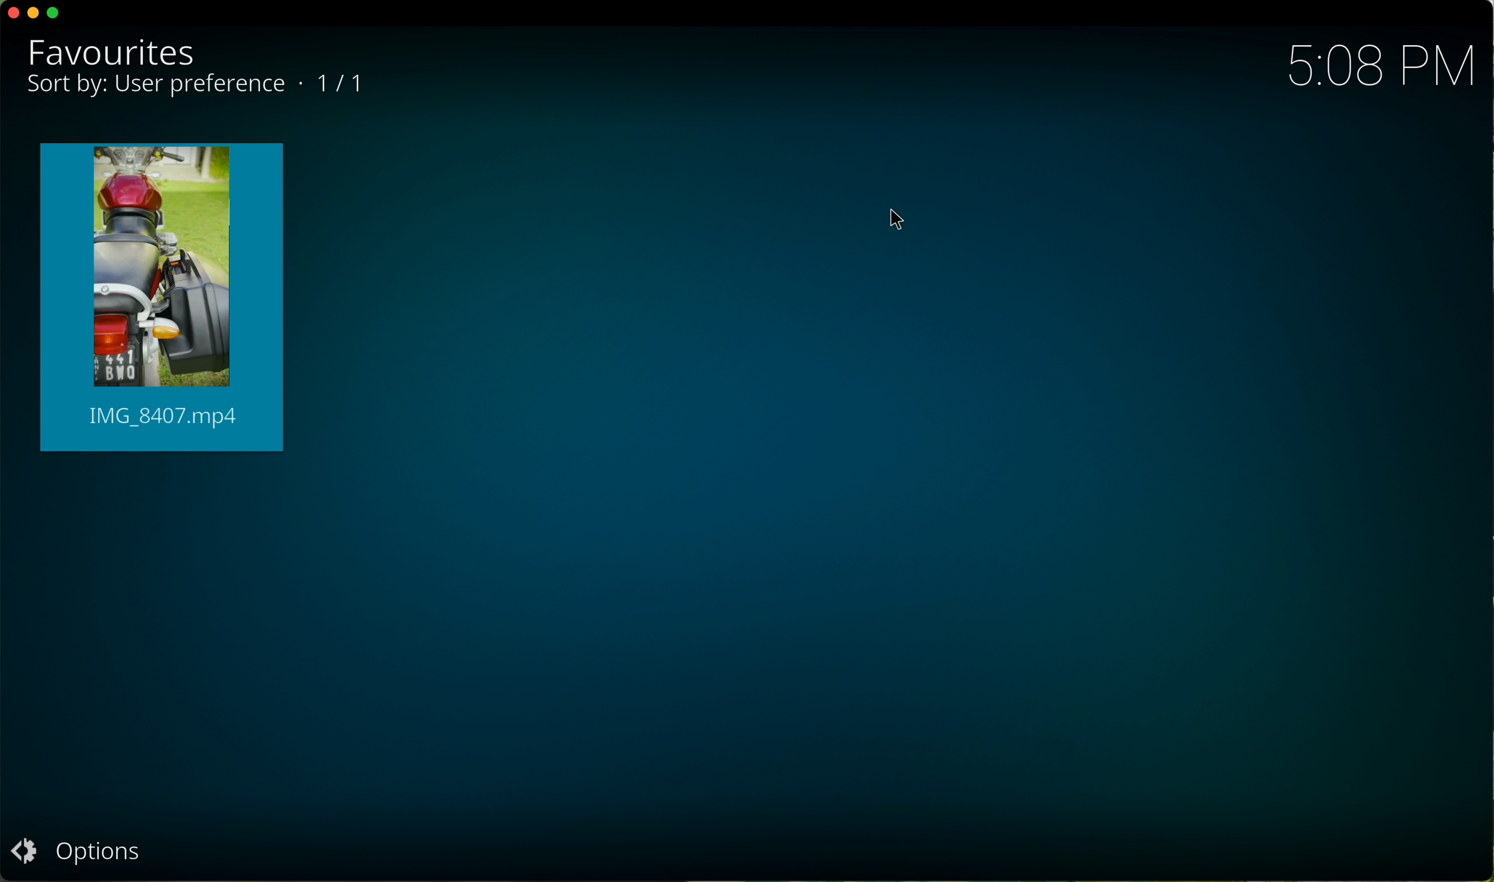 Image resolution: width=1494 pixels, height=882 pixels. What do you see at coordinates (1373, 64) in the screenshot?
I see `5:08 PM` at bounding box center [1373, 64].